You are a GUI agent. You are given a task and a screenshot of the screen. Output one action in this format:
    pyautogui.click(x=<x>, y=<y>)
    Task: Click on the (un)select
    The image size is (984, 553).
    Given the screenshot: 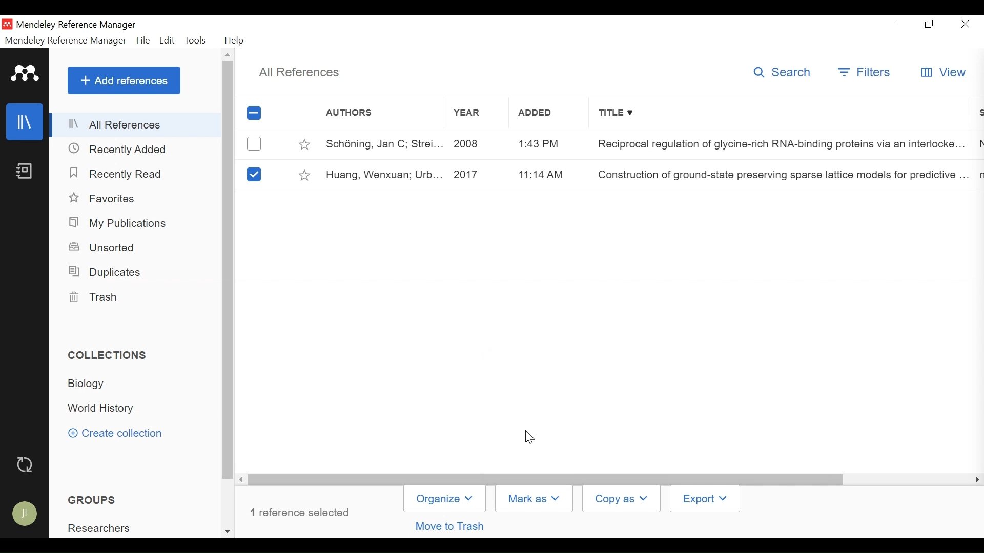 What is the action you would take?
    pyautogui.click(x=254, y=144)
    